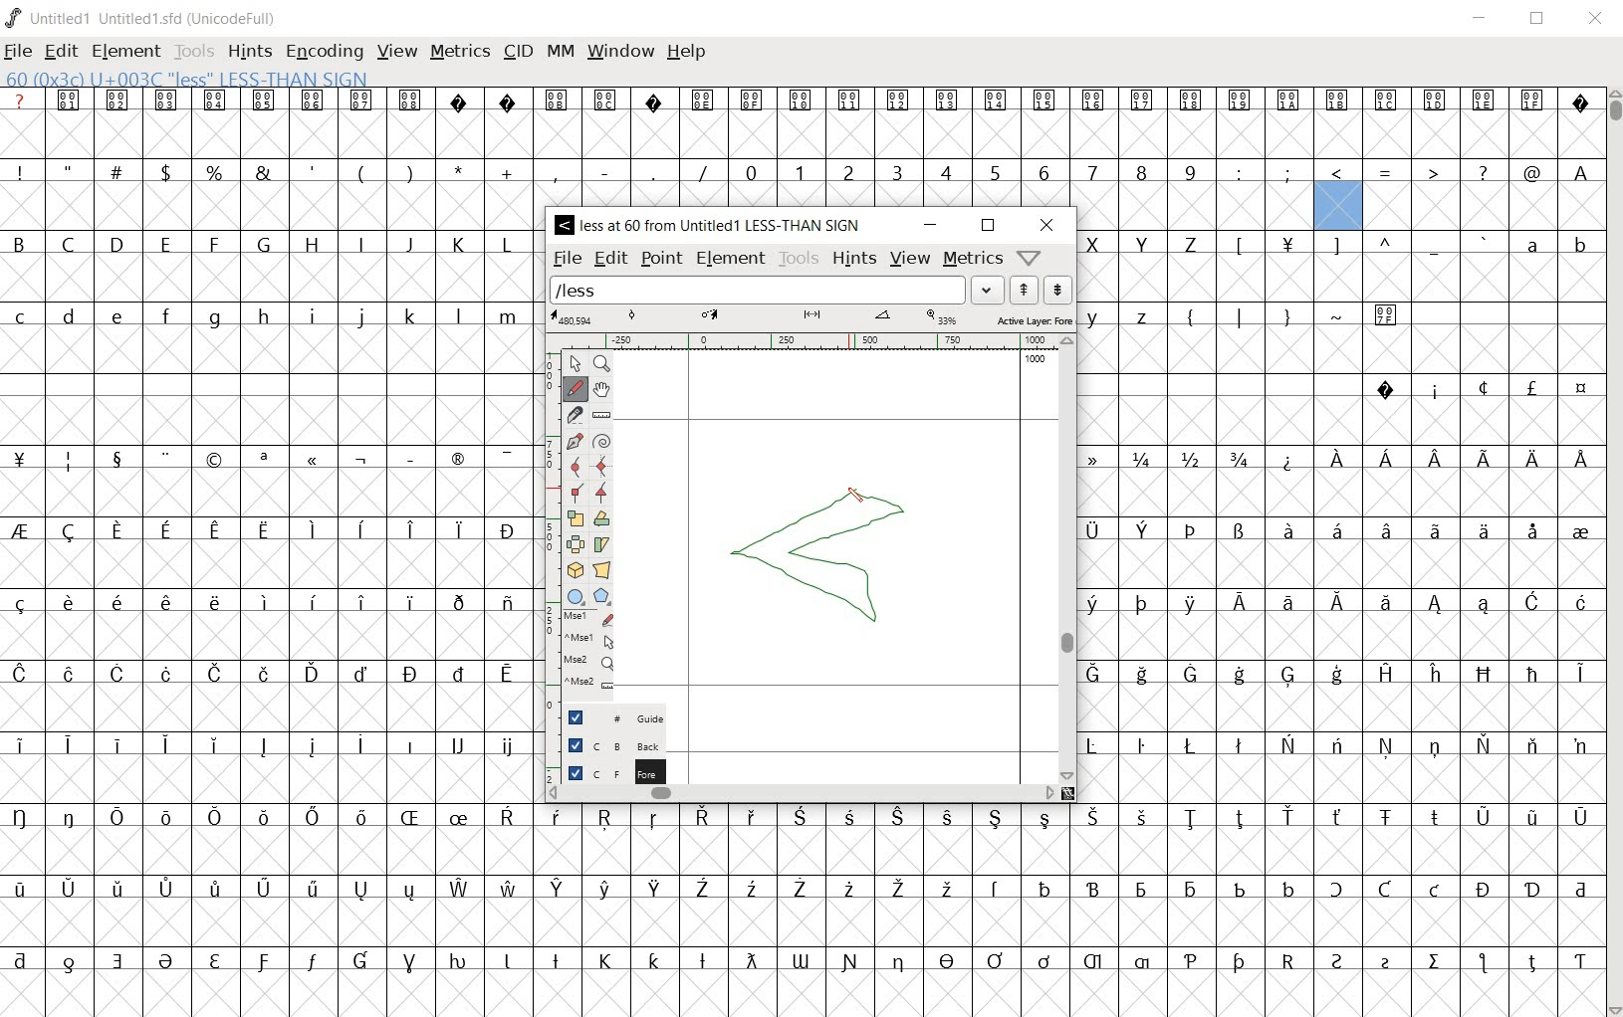  I want to click on edit, so click(63, 51).